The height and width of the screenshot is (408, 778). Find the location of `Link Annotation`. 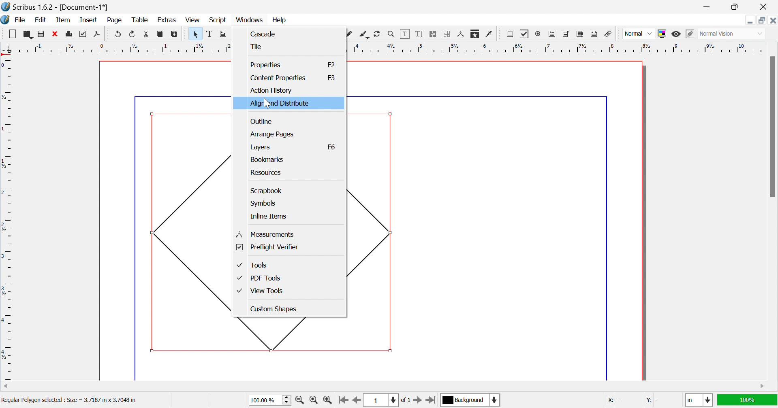

Link Annotation is located at coordinates (608, 35).